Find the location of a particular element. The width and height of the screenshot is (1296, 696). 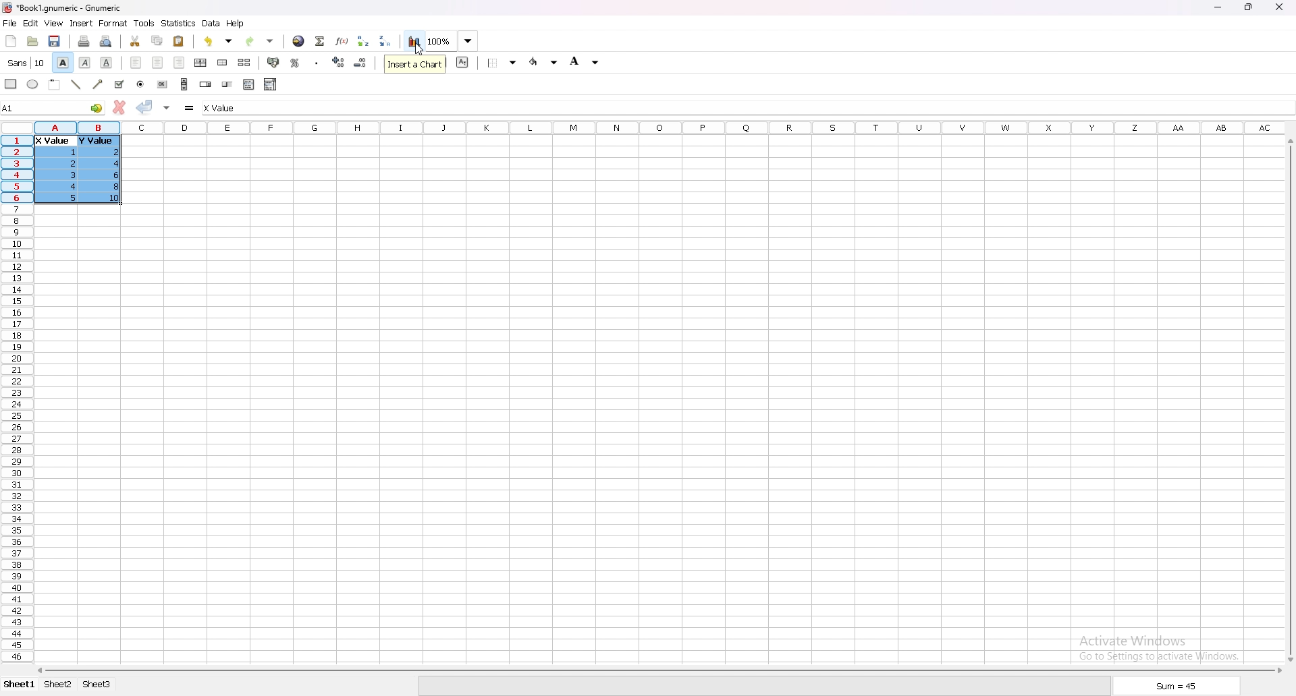

new is located at coordinates (11, 40).